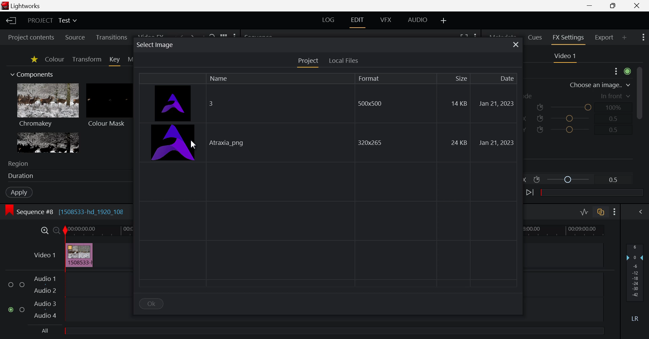 The height and width of the screenshot is (339, 649). What do you see at coordinates (23, 177) in the screenshot?
I see `duration` at bounding box center [23, 177].